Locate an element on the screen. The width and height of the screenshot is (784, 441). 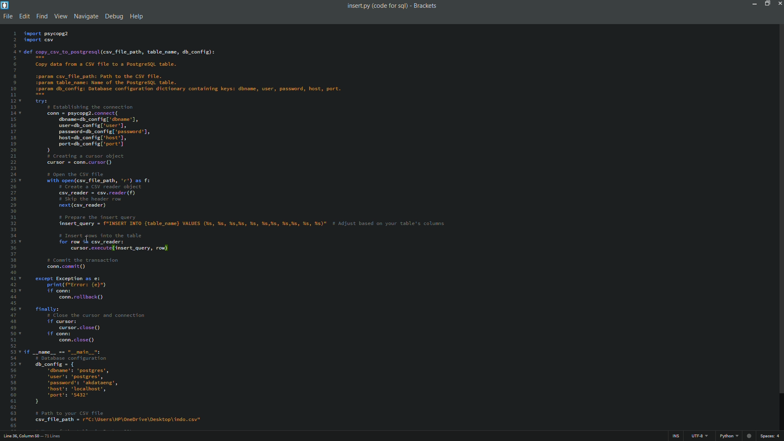
space is located at coordinates (771, 437).